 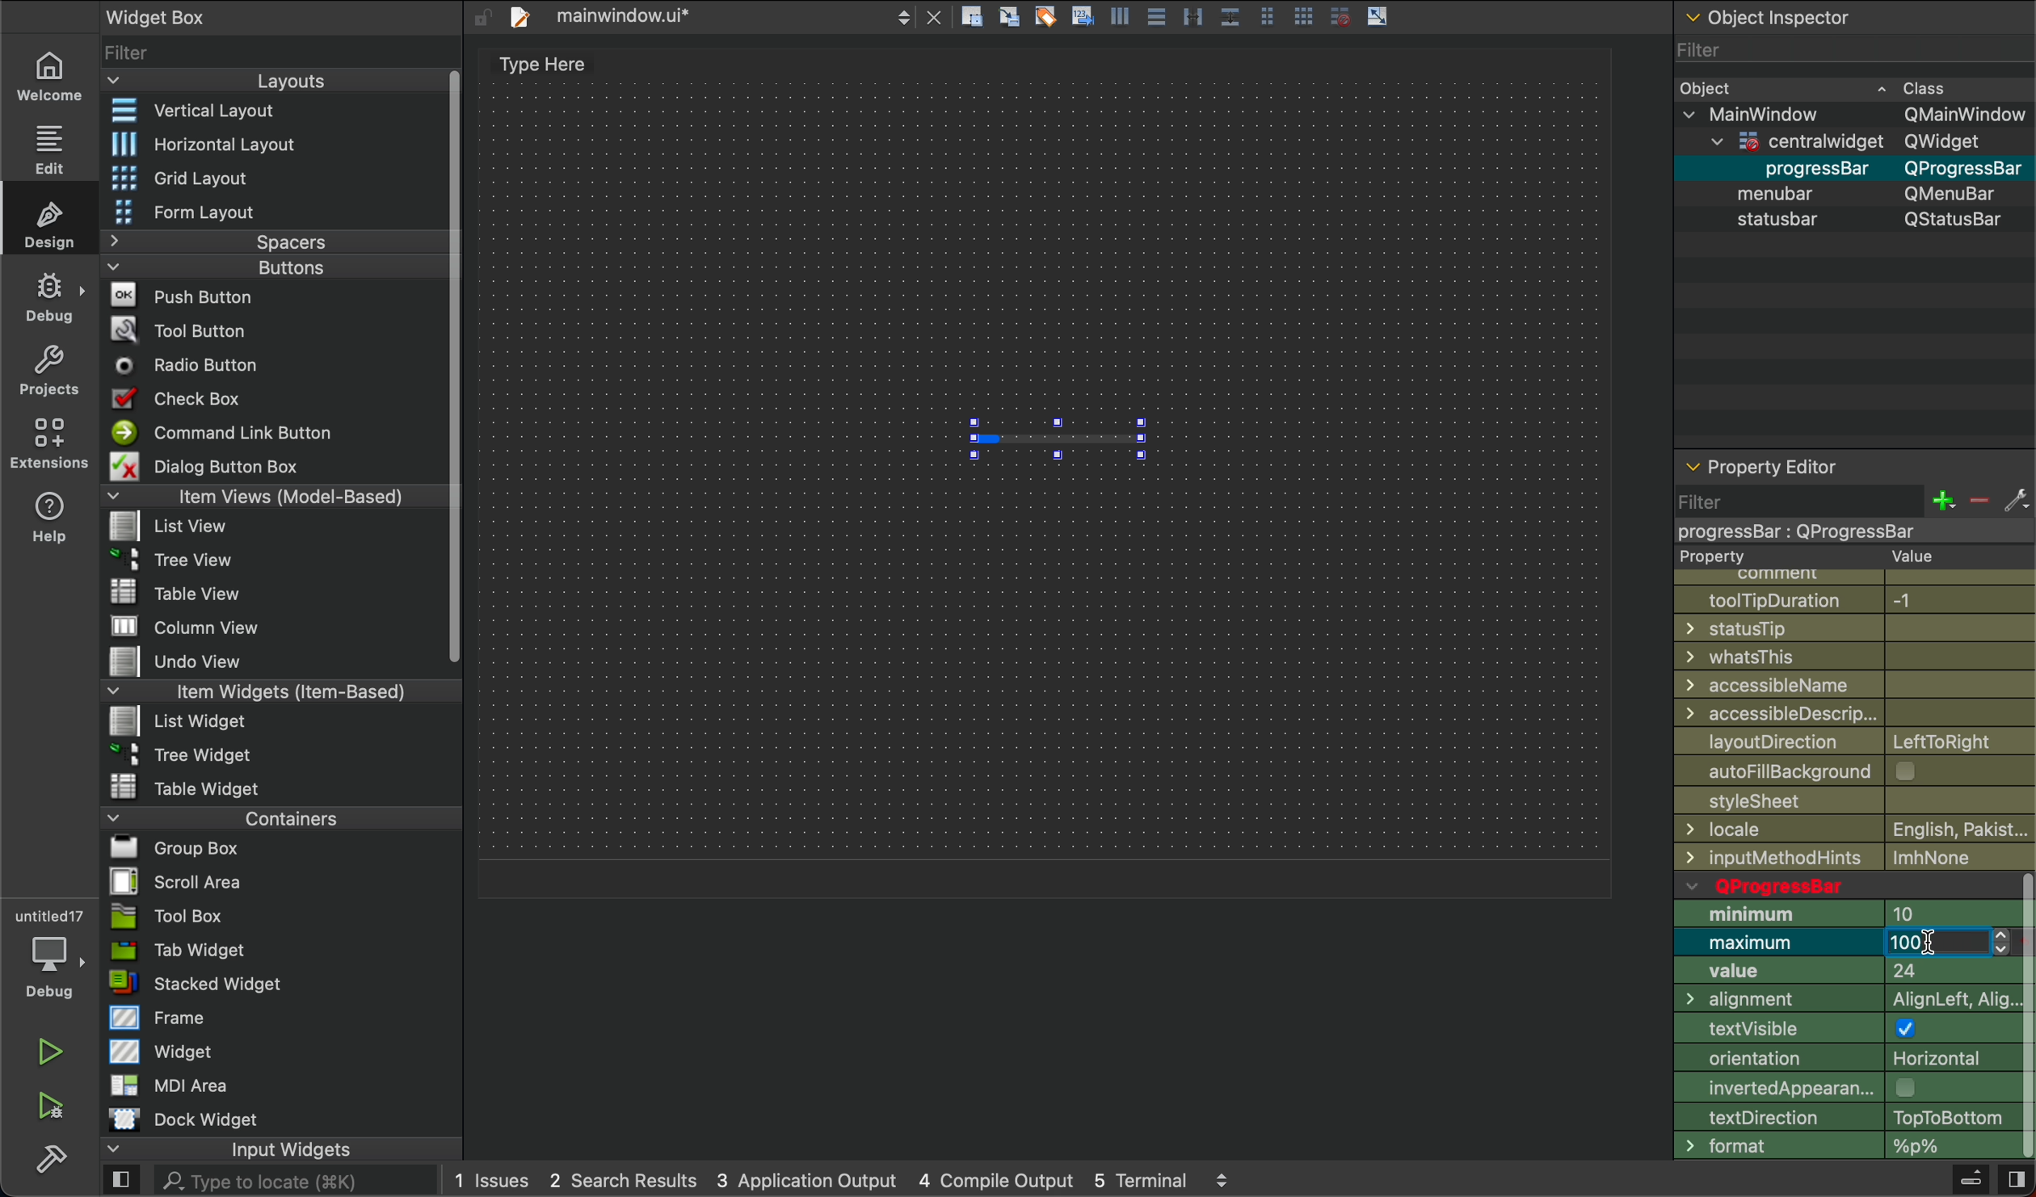 What do you see at coordinates (183, 592) in the screenshot?
I see `File` at bounding box center [183, 592].